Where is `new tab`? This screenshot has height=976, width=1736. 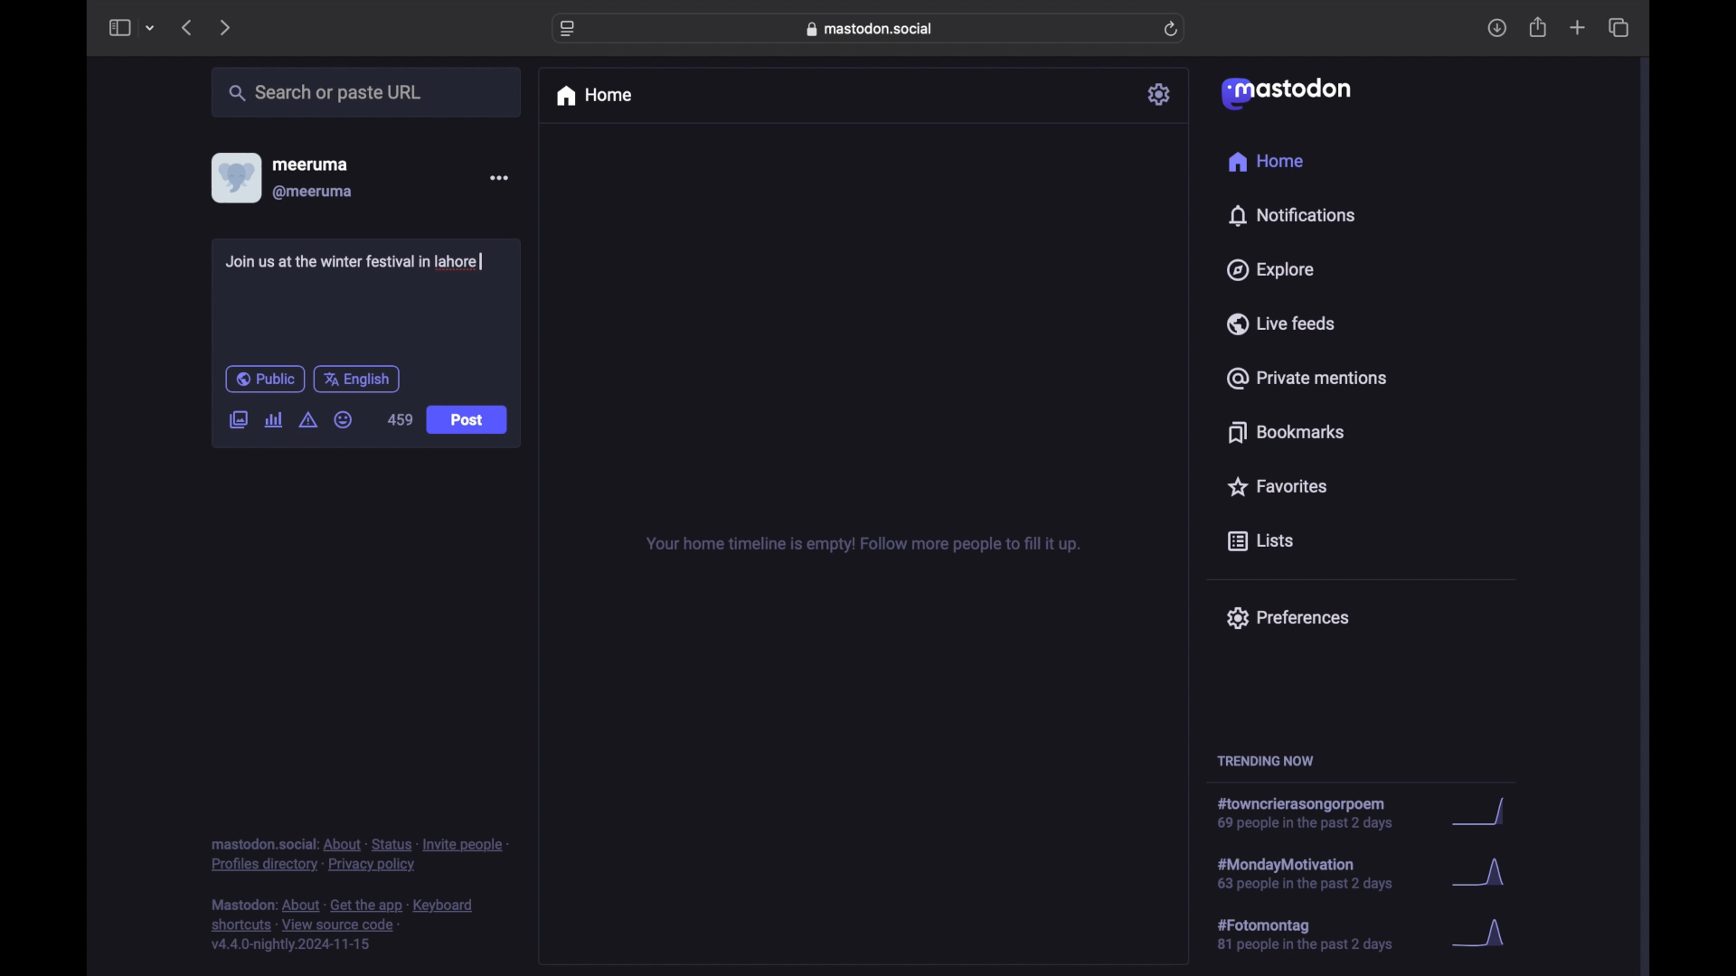 new tab is located at coordinates (1578, 27).